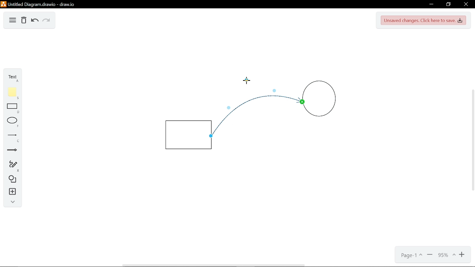  What do you see at coordinates (24, 21) in the screenshot?
I see `Delete` at bounding box center [24, 21].